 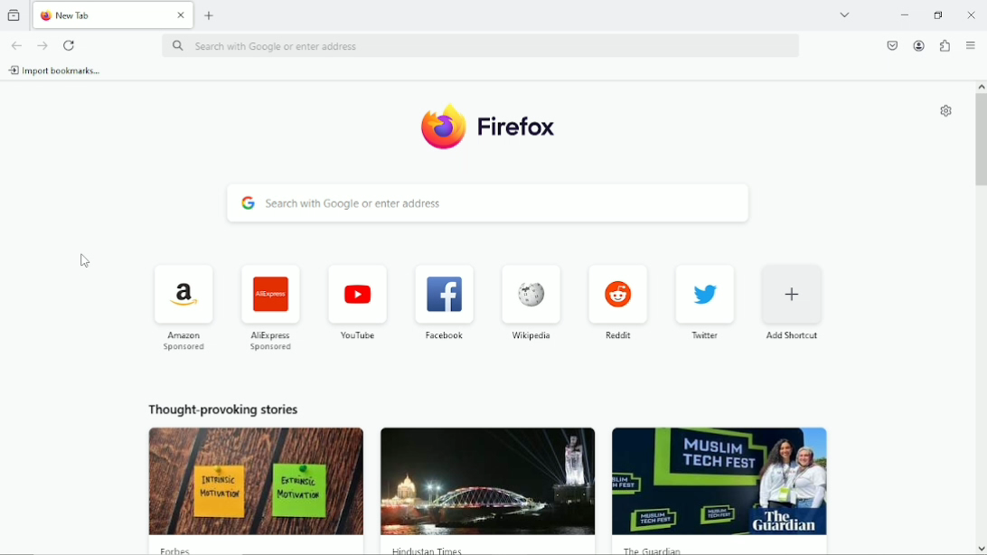 I want to click on import bookmarks, so click(x=61, y=71).